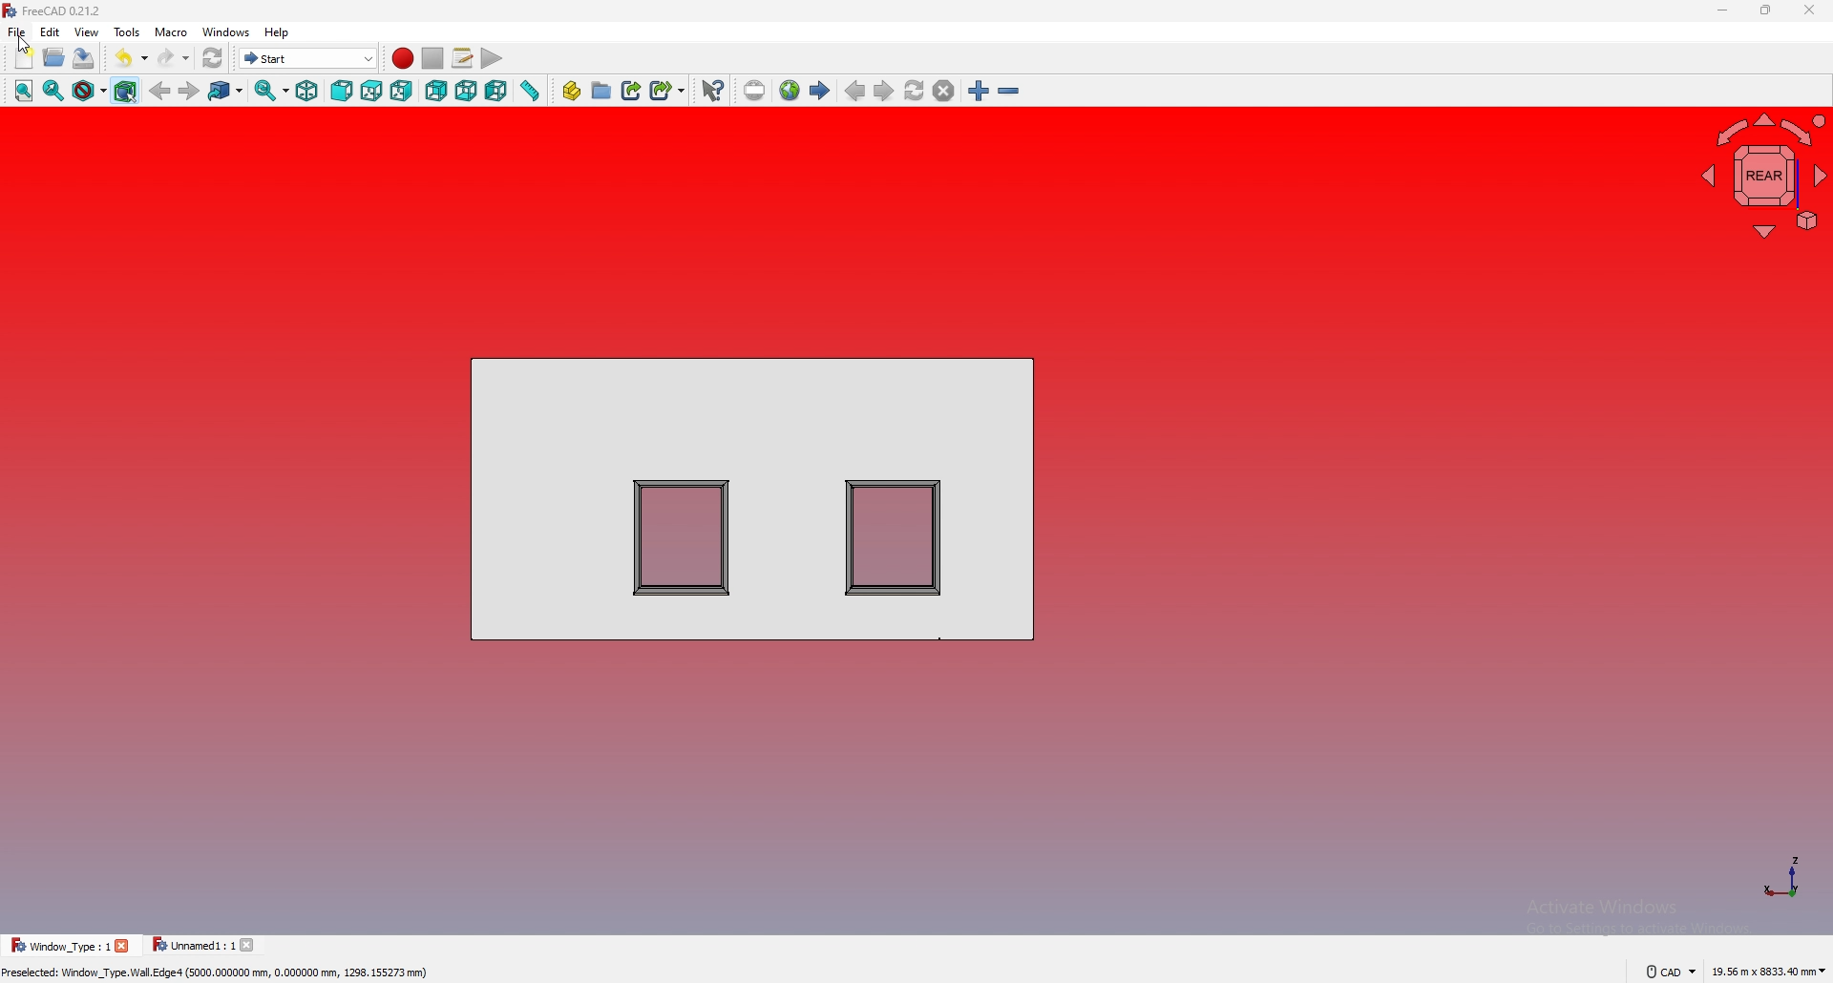 The image size is (1833, 983). What do you see at coordinates (1765, 11) in the screenshot?
I see `resize` at bounding box center [1765, 11].